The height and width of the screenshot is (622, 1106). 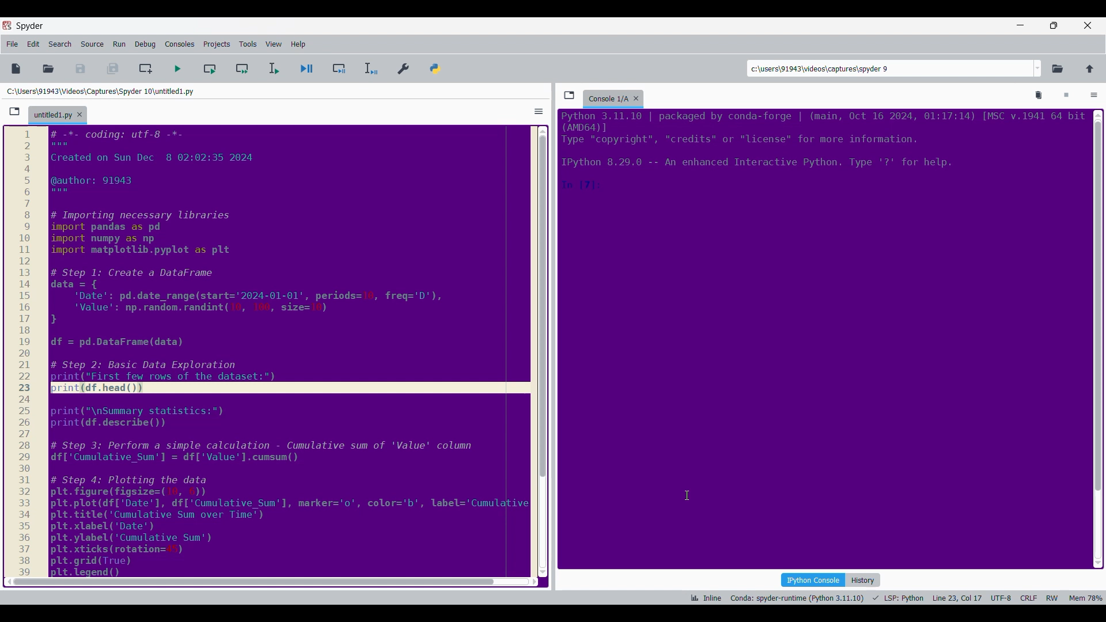 I want to click on IPython console, so click(x=813, y=579).